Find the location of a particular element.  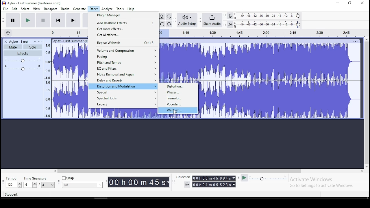

edit is located at coordinates (14, 9).